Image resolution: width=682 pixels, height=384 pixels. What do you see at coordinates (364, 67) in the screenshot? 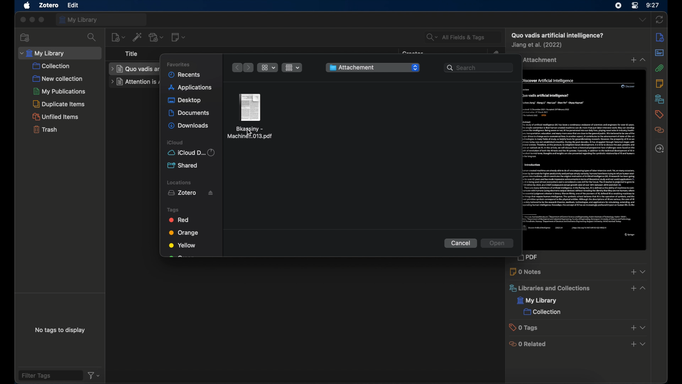
I see `folder name` at bounding box center [364, 67].